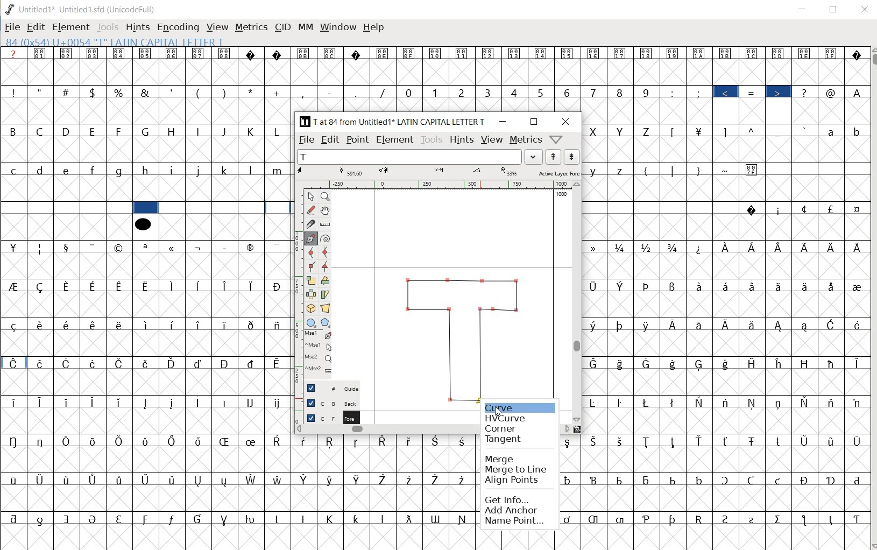 The width and height of the screenshot is (877, 550). Describe the element at coordinates (674, 171) in the screenshot. I see `|` at that location.